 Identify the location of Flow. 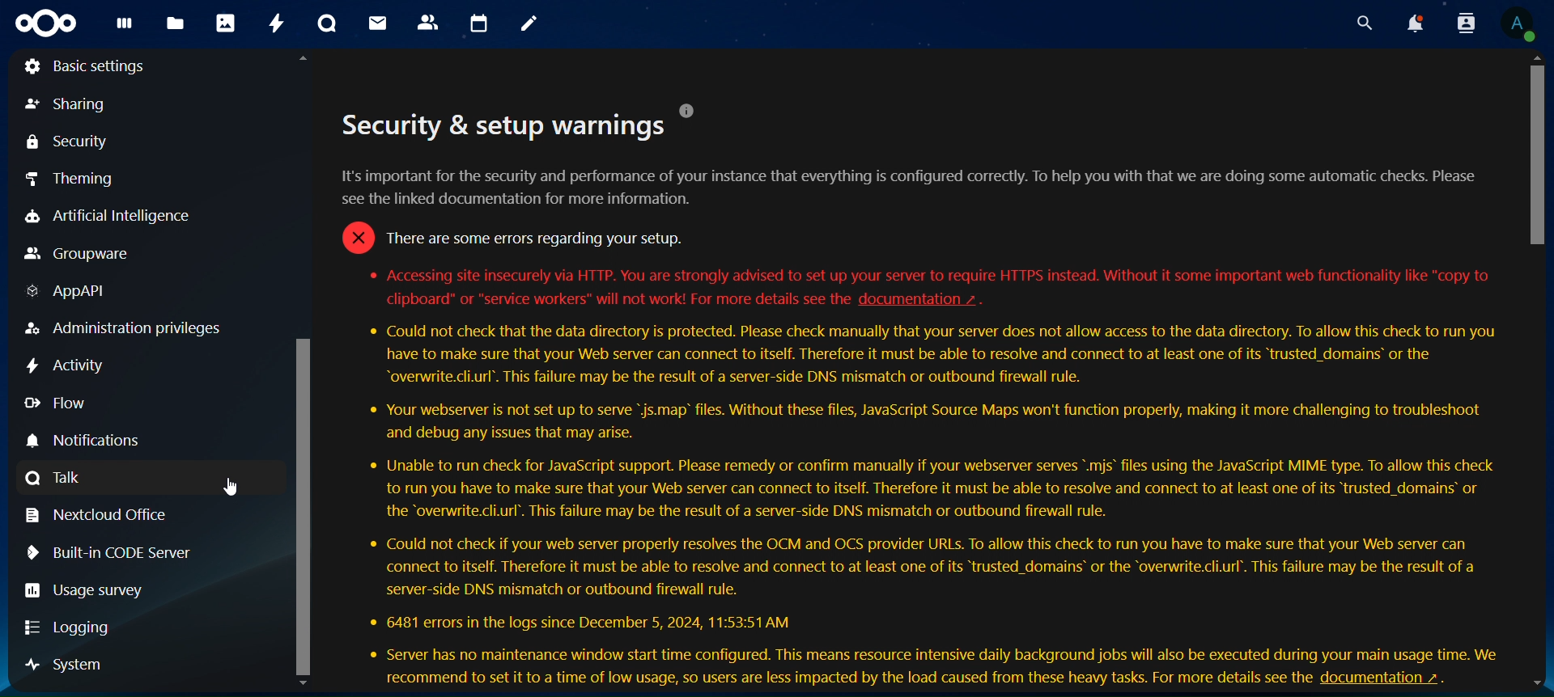
(74, 405).